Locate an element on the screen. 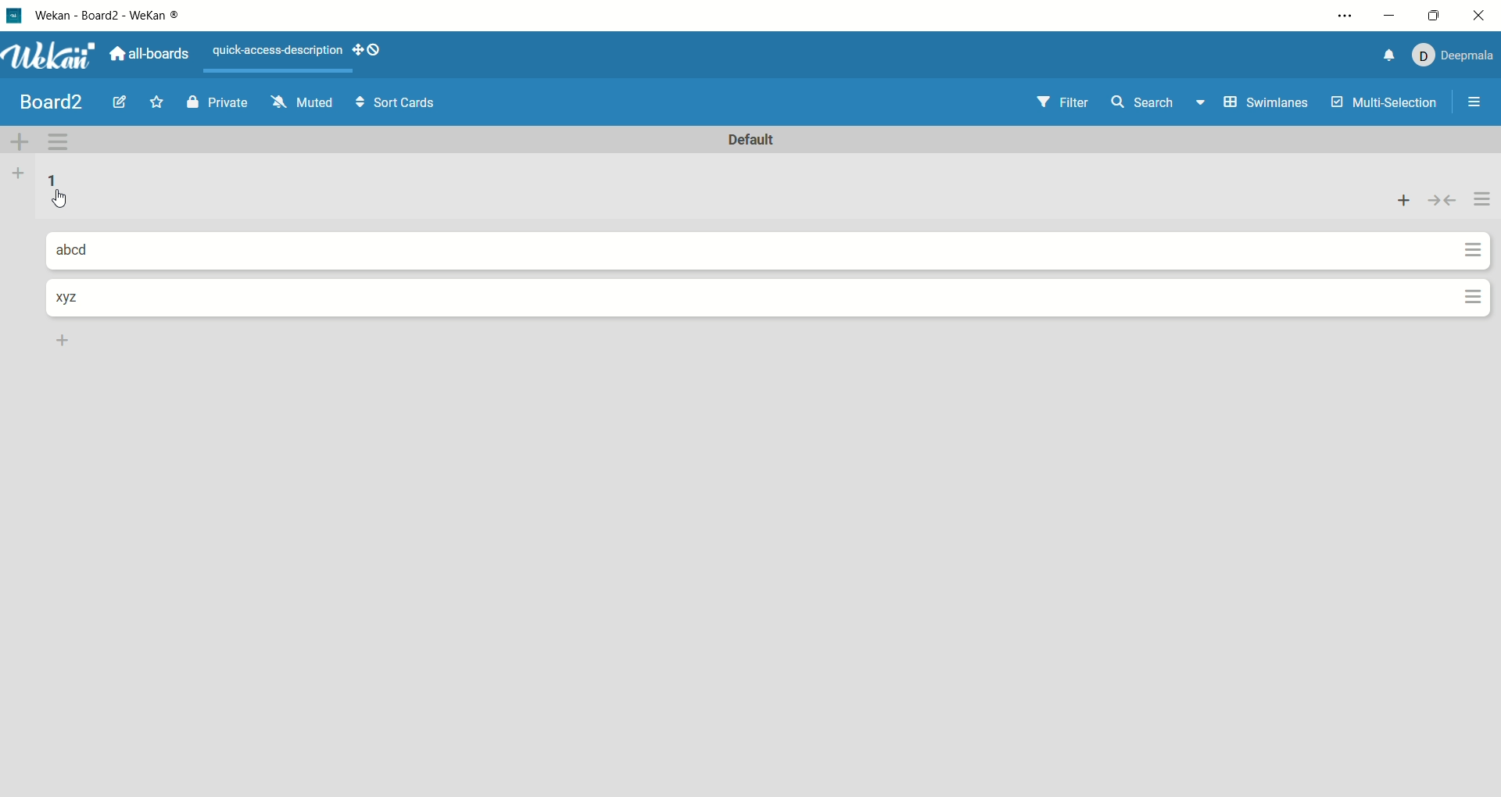 The image size is (1501, 797). notification is located at coordinates (1381, 55).